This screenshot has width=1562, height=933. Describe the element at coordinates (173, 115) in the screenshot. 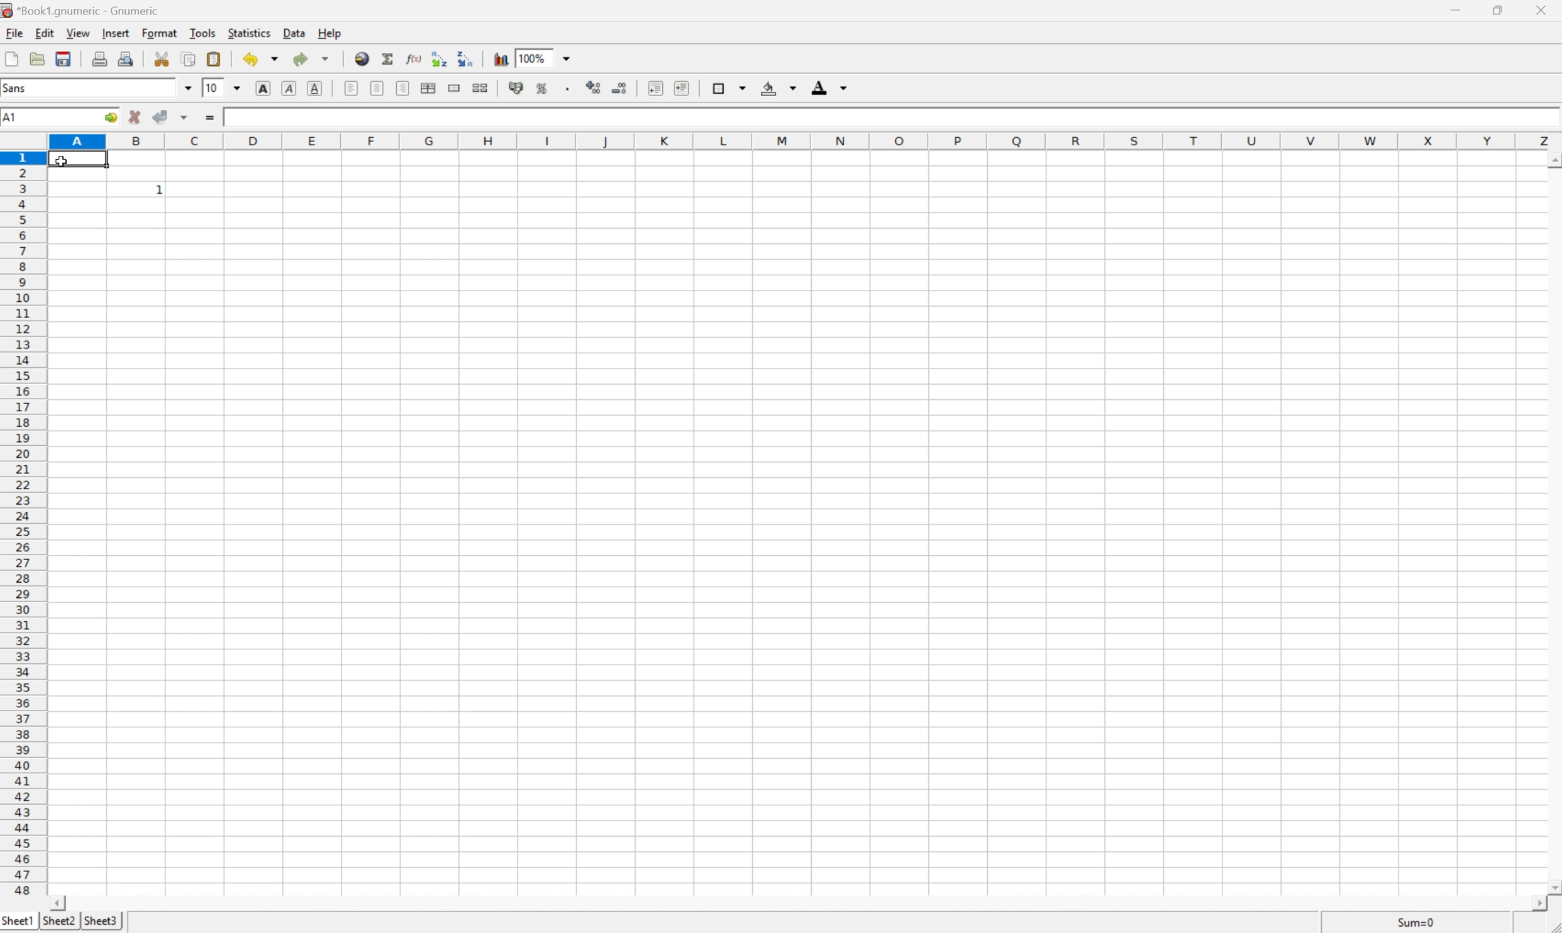

I see `accept changes in multiple cells` at that location.